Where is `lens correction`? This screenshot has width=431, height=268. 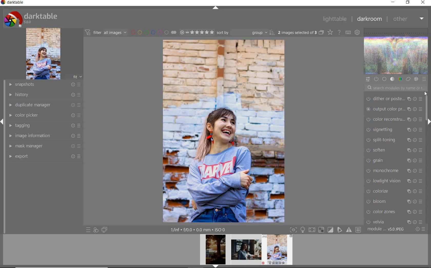 lens correction is located at coordinates (393, 220).